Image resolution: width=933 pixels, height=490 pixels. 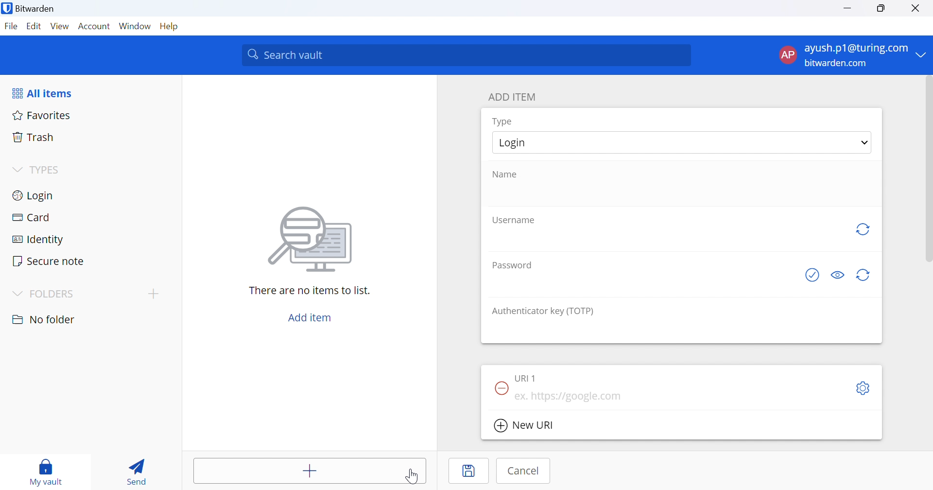 What do you see at coordinates (924, 55) in the screenshot?
I see `Drop Down` at bounding box center [924, 55].